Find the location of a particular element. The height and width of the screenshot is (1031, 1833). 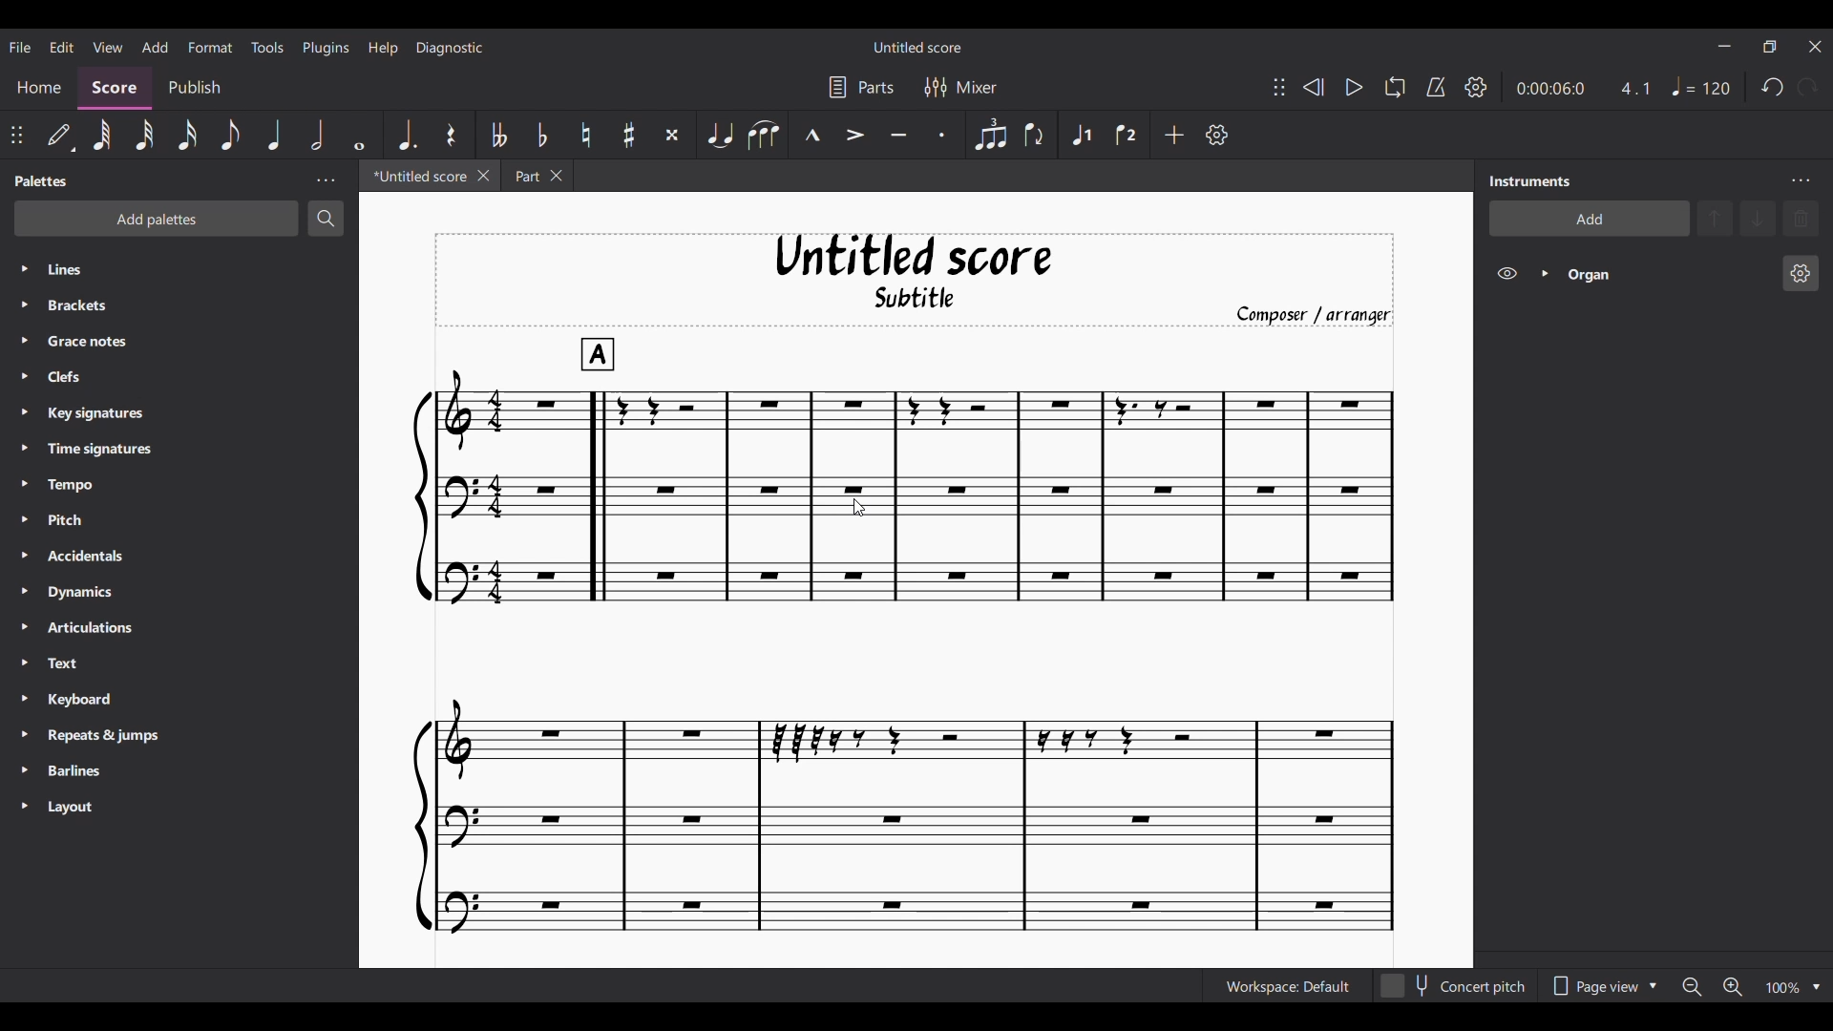

Add is located at coordinates (1174, 135).